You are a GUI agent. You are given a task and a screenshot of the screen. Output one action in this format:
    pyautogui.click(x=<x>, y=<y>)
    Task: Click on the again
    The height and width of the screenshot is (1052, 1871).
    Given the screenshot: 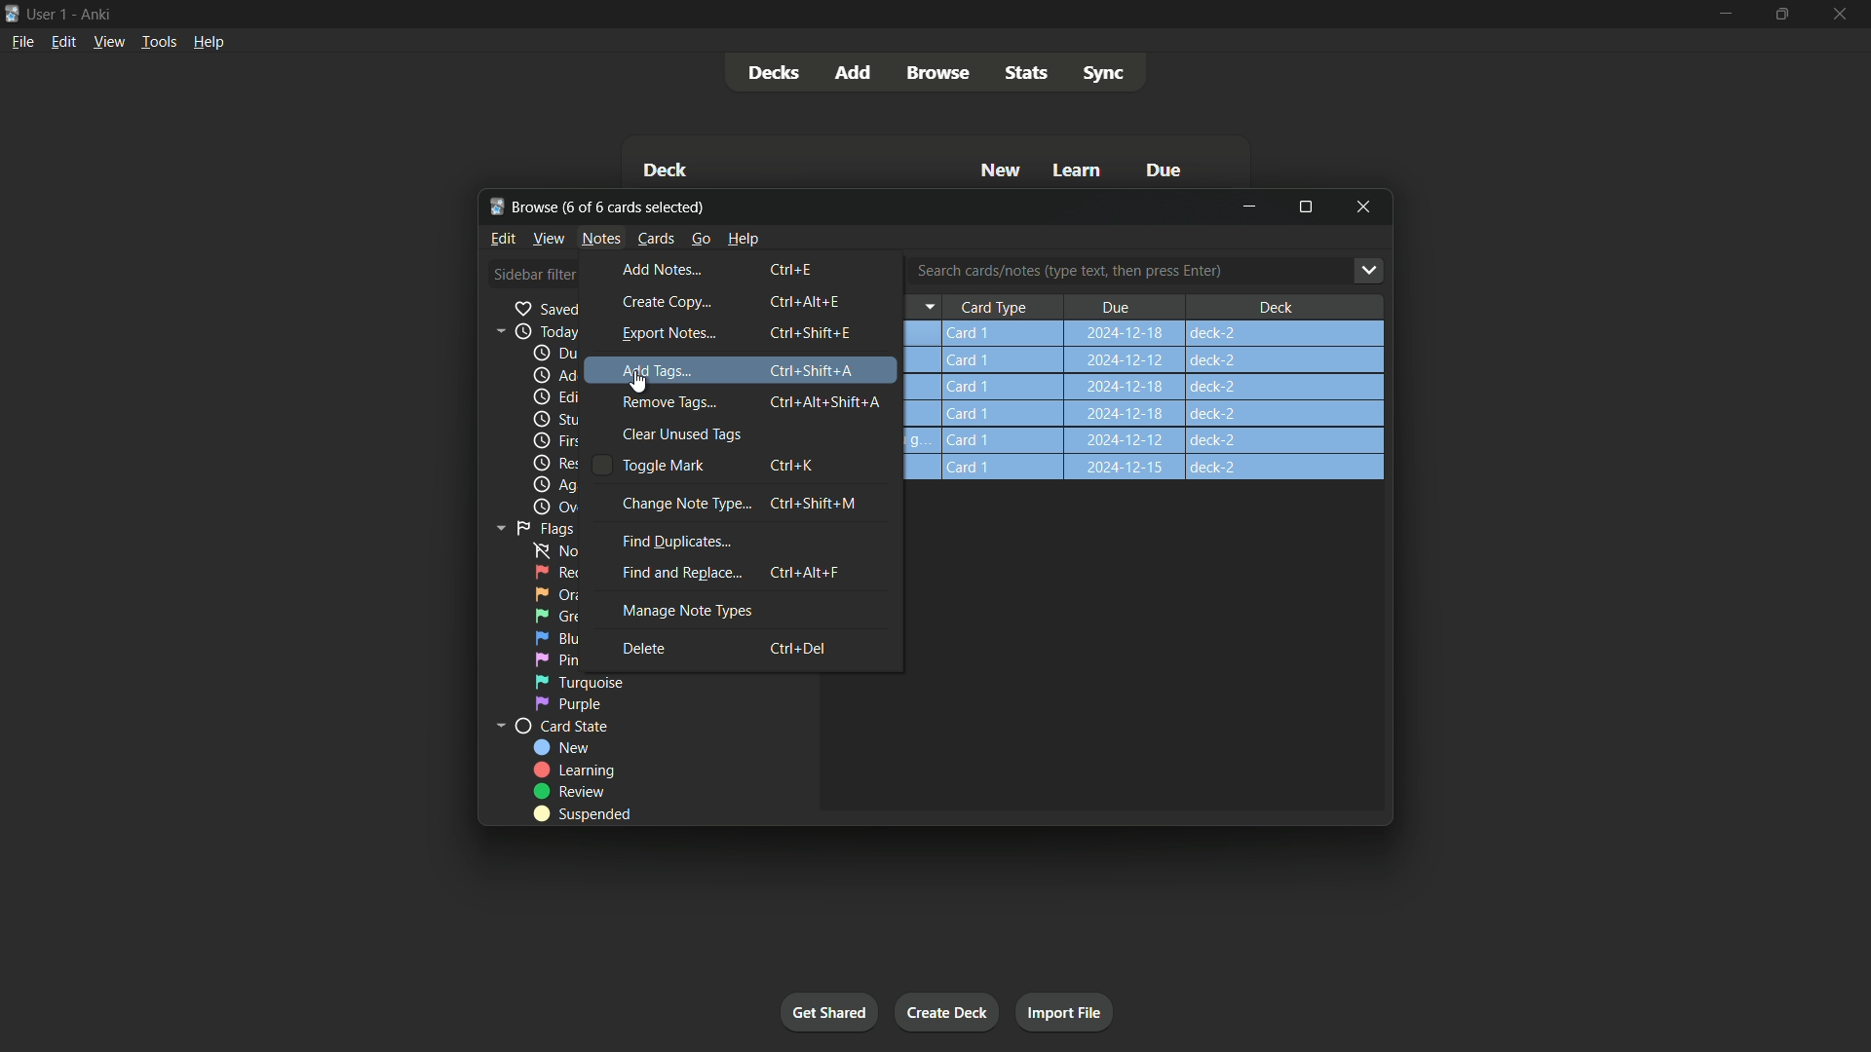 What is the action you would take?
    pyautogui.click(x=564, y=486)
    